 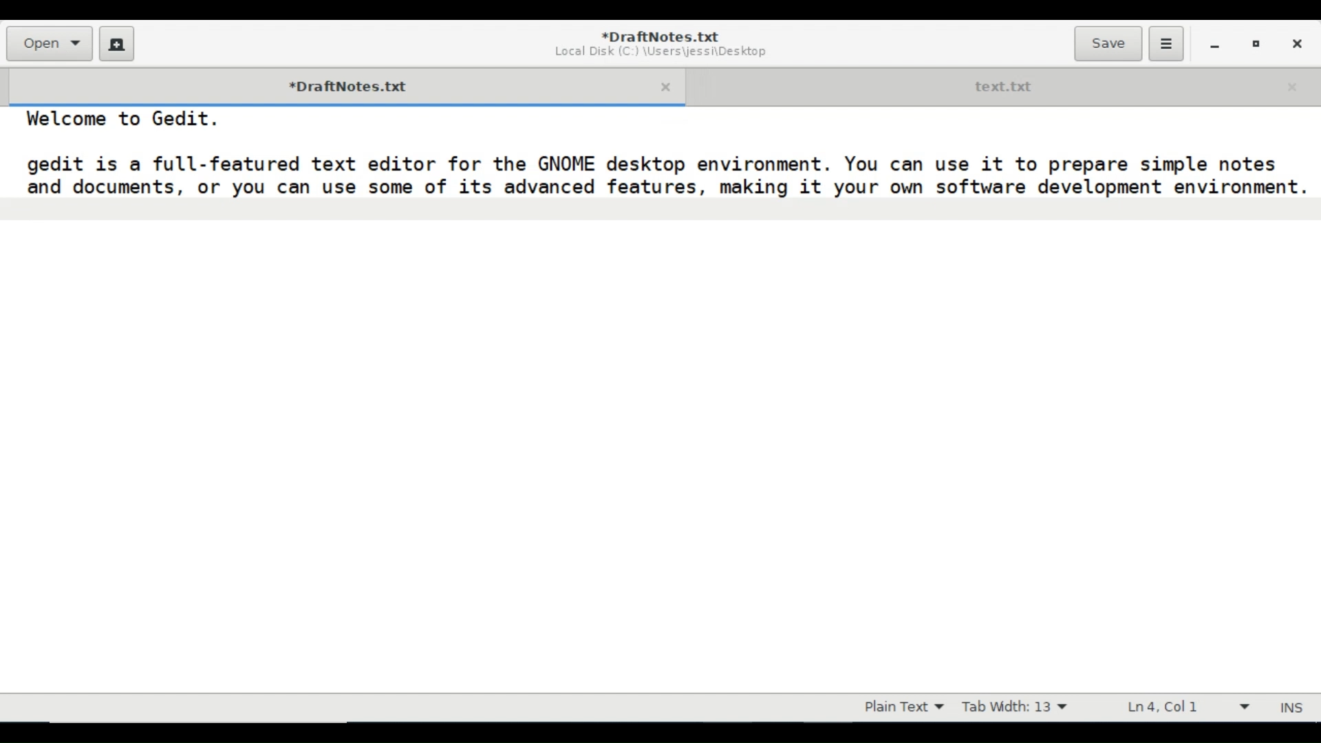 I want to click on Tab Width, so click(x=1014, y=707).